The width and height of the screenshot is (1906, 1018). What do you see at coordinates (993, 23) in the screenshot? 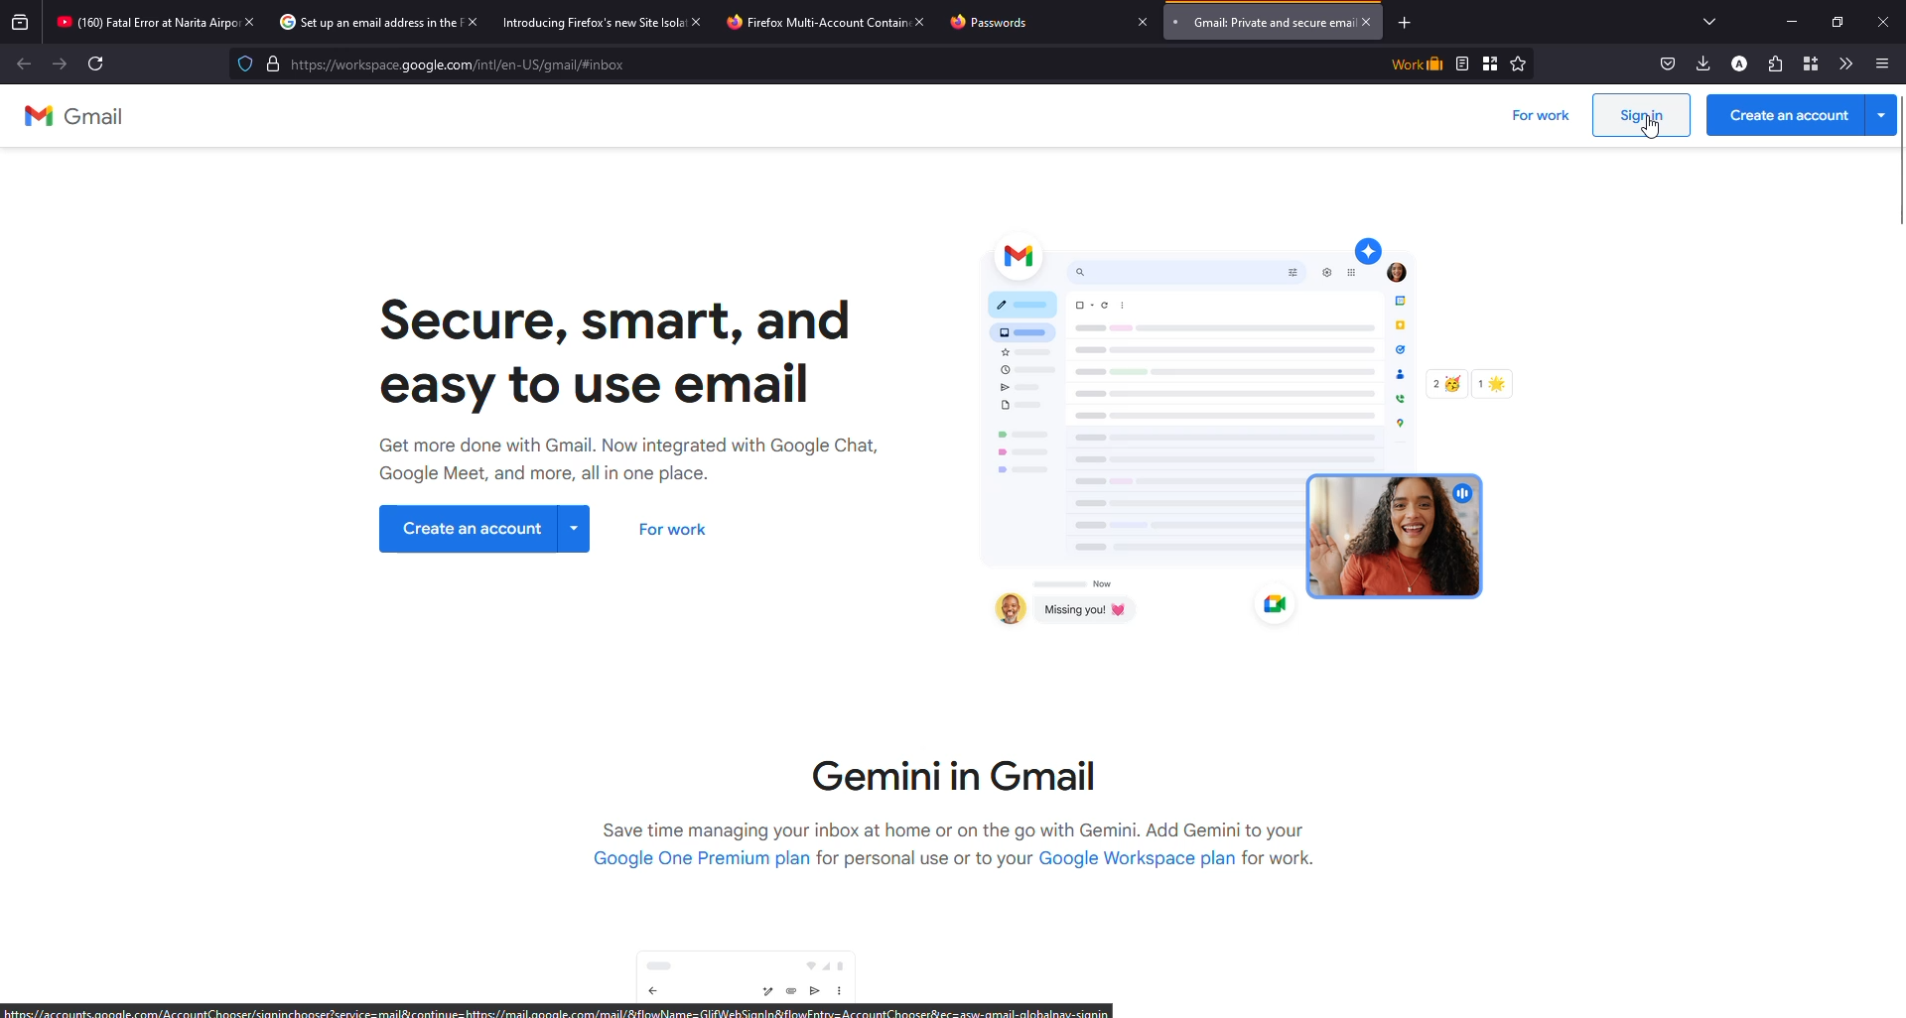
I see `Passwords` at bounding box center [993, 23].